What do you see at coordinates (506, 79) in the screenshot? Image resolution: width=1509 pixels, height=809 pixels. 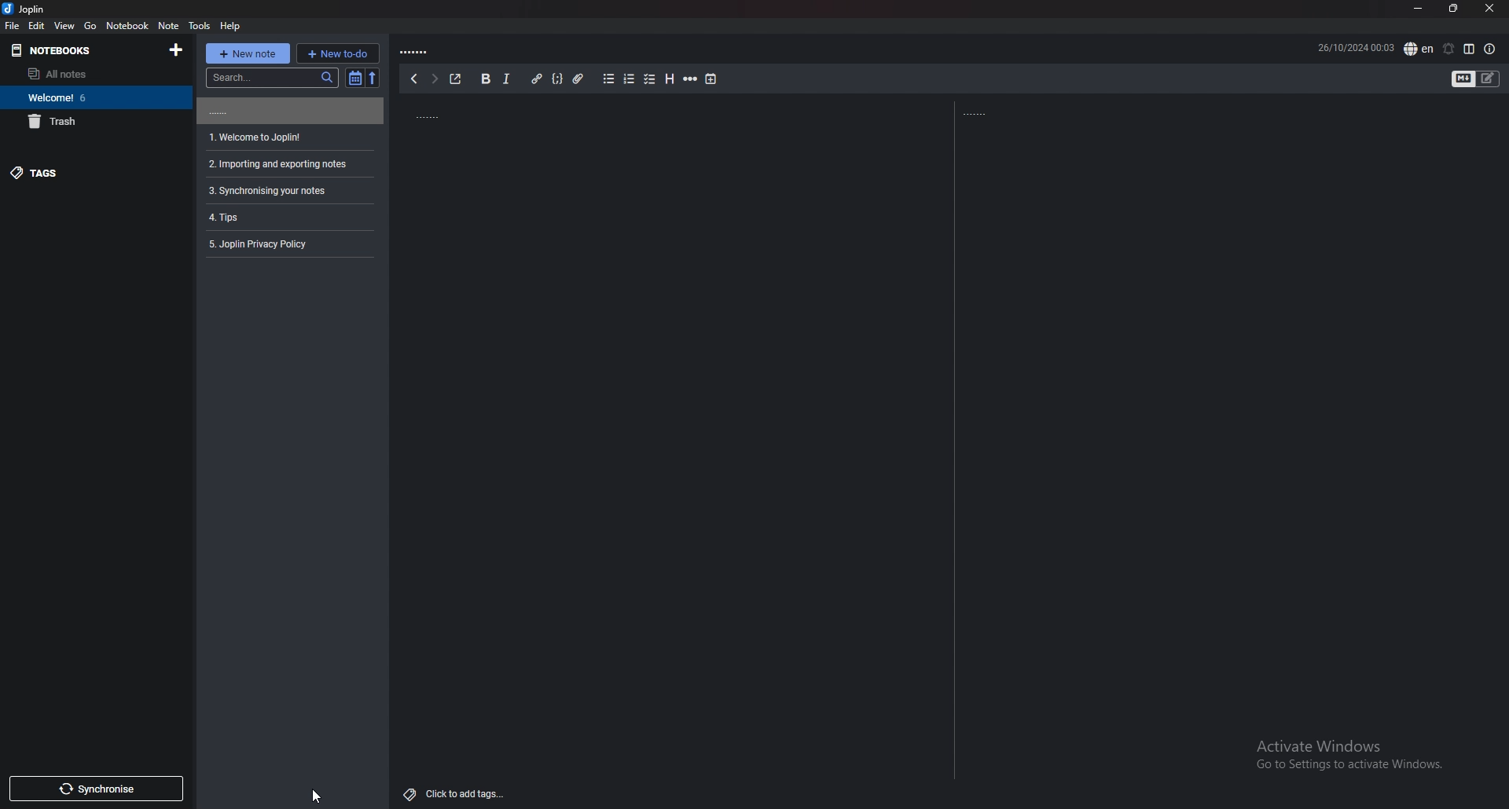 I see `italic` at bounding box center [506, 79].